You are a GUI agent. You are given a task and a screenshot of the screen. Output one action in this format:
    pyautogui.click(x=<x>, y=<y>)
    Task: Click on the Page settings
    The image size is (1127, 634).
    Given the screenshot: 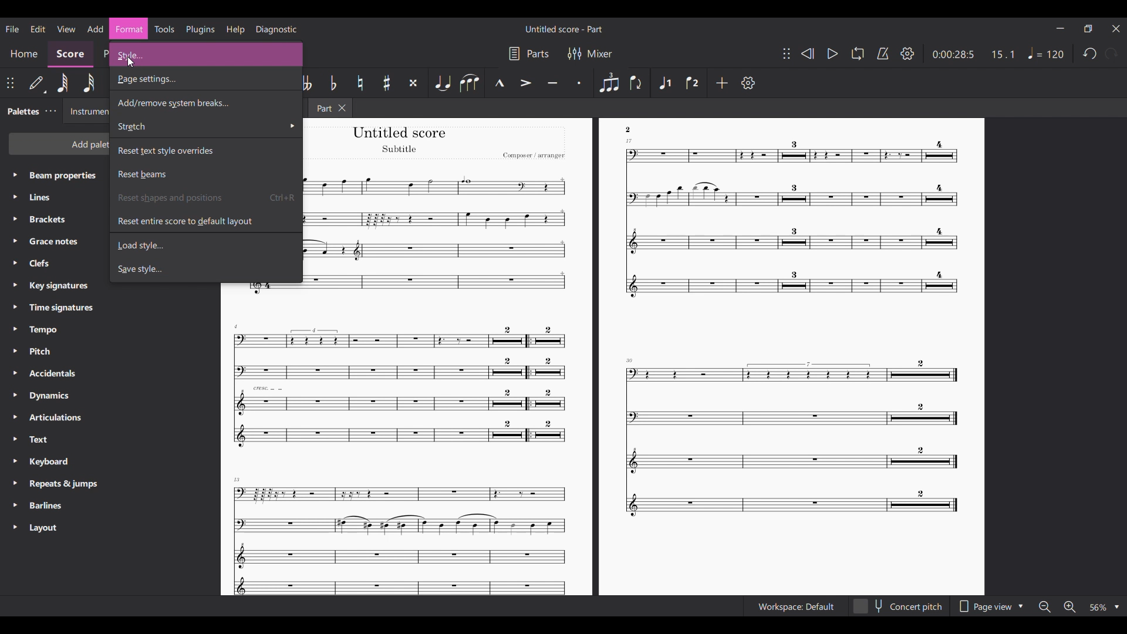 What is the action you would take?
    pyautogui.click(x=198, y=79)
    